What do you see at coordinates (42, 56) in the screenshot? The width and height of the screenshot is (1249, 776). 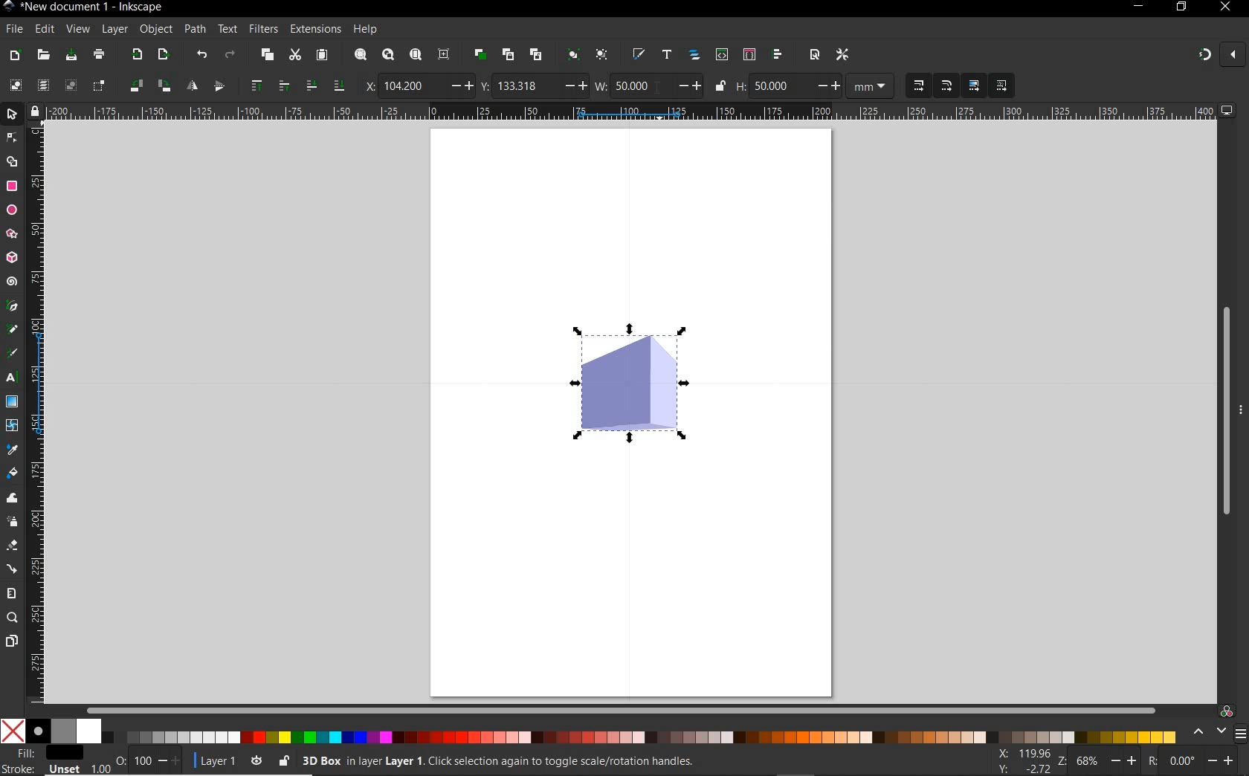 I see `open file dialog` at bounding box center [42, 56].